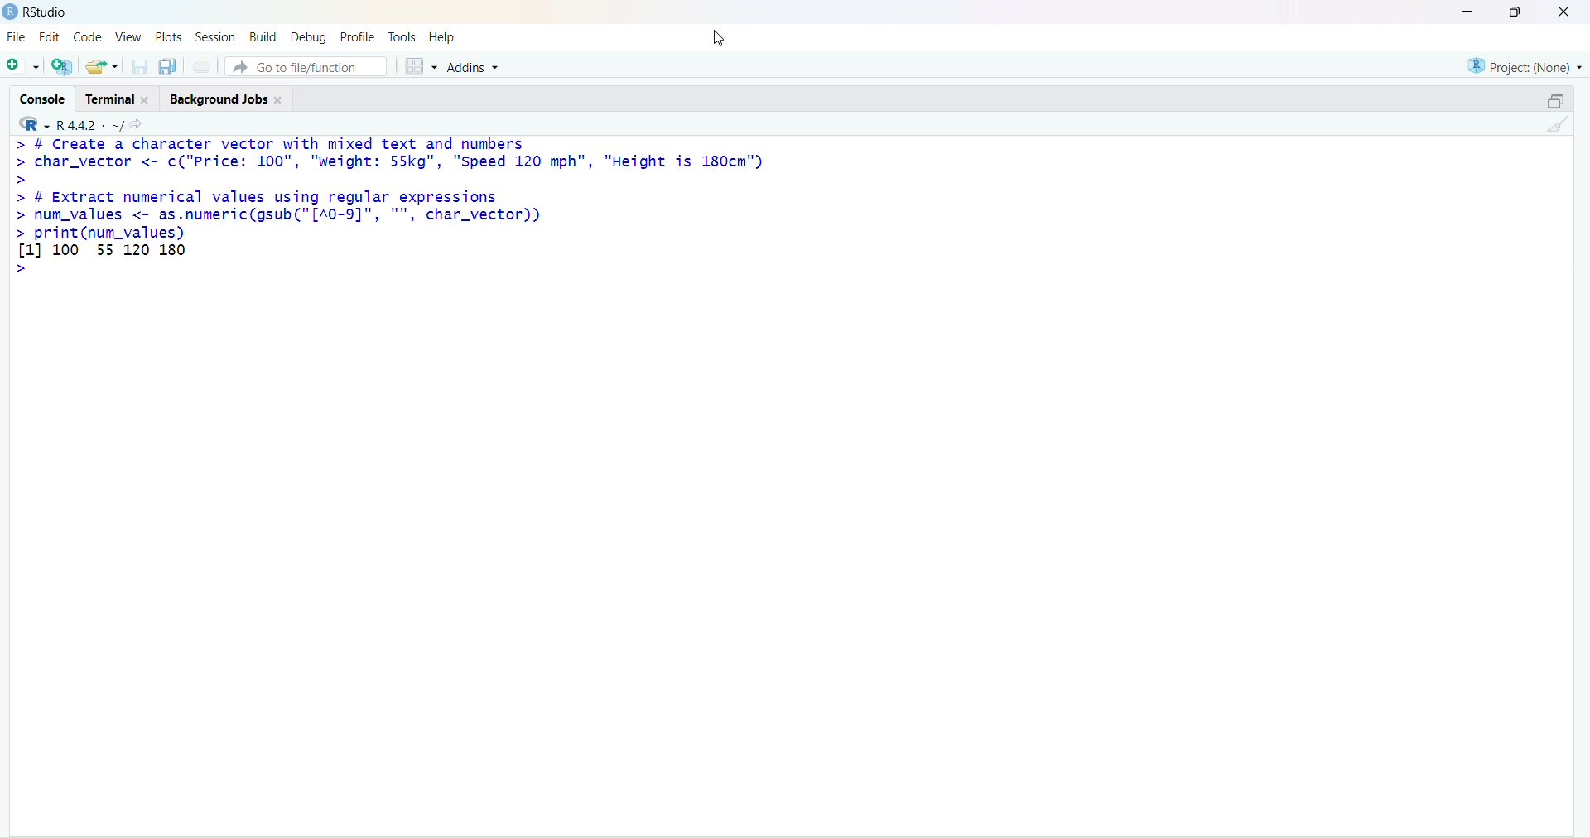  Describe the element at coordinates (169, 38) in the screenshot. I see `plots` at that location.